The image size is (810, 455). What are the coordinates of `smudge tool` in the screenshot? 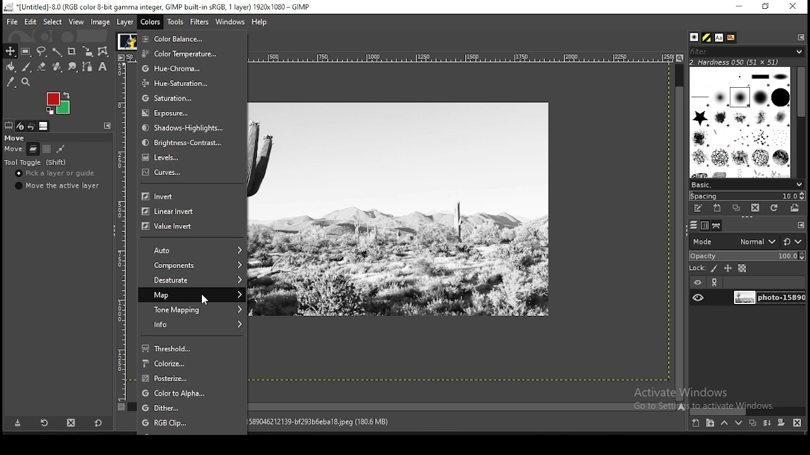 It's located at (73, 66).